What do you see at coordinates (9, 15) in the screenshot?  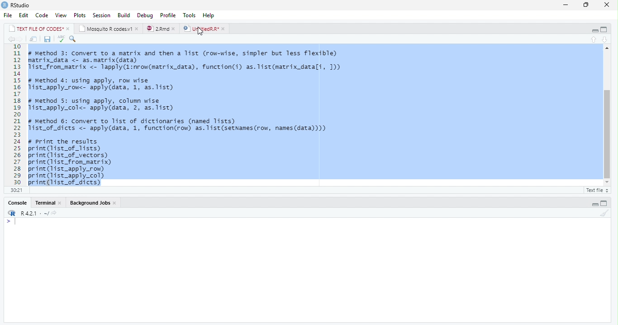 I see `File` at bounding box center [9, 15].